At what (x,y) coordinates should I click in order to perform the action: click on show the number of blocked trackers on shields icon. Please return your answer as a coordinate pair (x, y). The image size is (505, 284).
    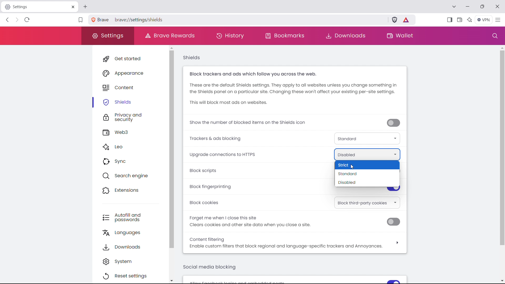
    Looking at the image, I should click on (248, 123).